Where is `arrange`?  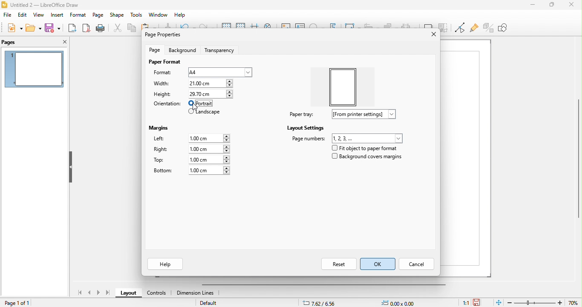
arrange is located at coordinates (390, 26).